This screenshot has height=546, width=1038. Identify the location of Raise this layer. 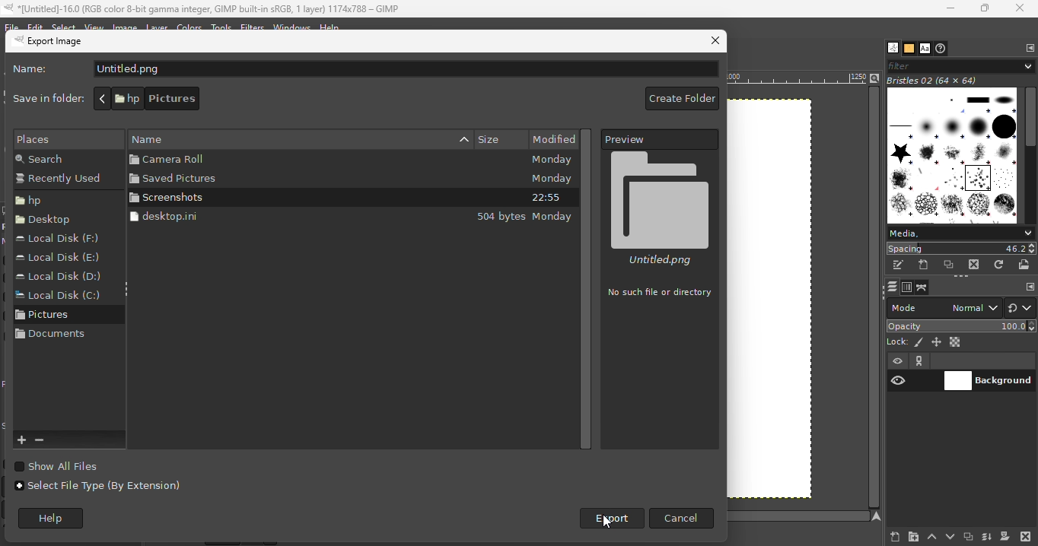
(931, 535).